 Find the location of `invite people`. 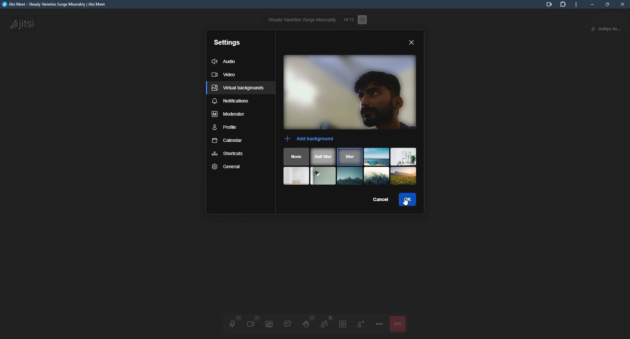

invite people is located at coordinates (361, 323).